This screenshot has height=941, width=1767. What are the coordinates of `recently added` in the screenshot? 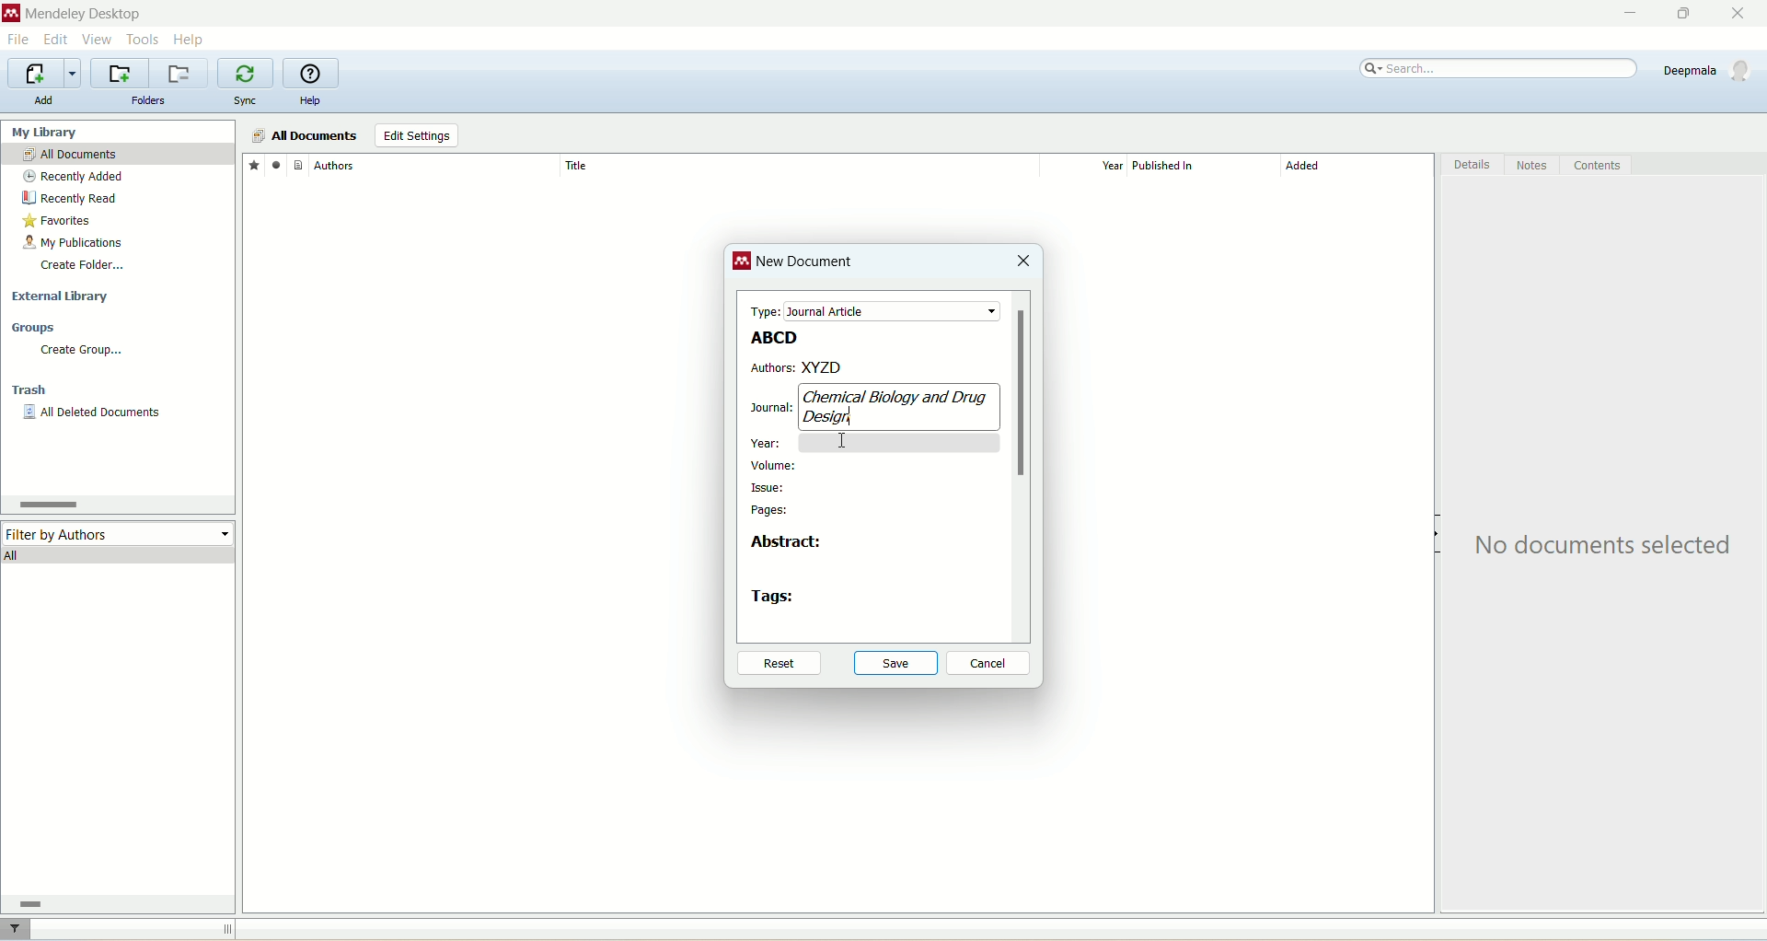 It's located at (74, 177).